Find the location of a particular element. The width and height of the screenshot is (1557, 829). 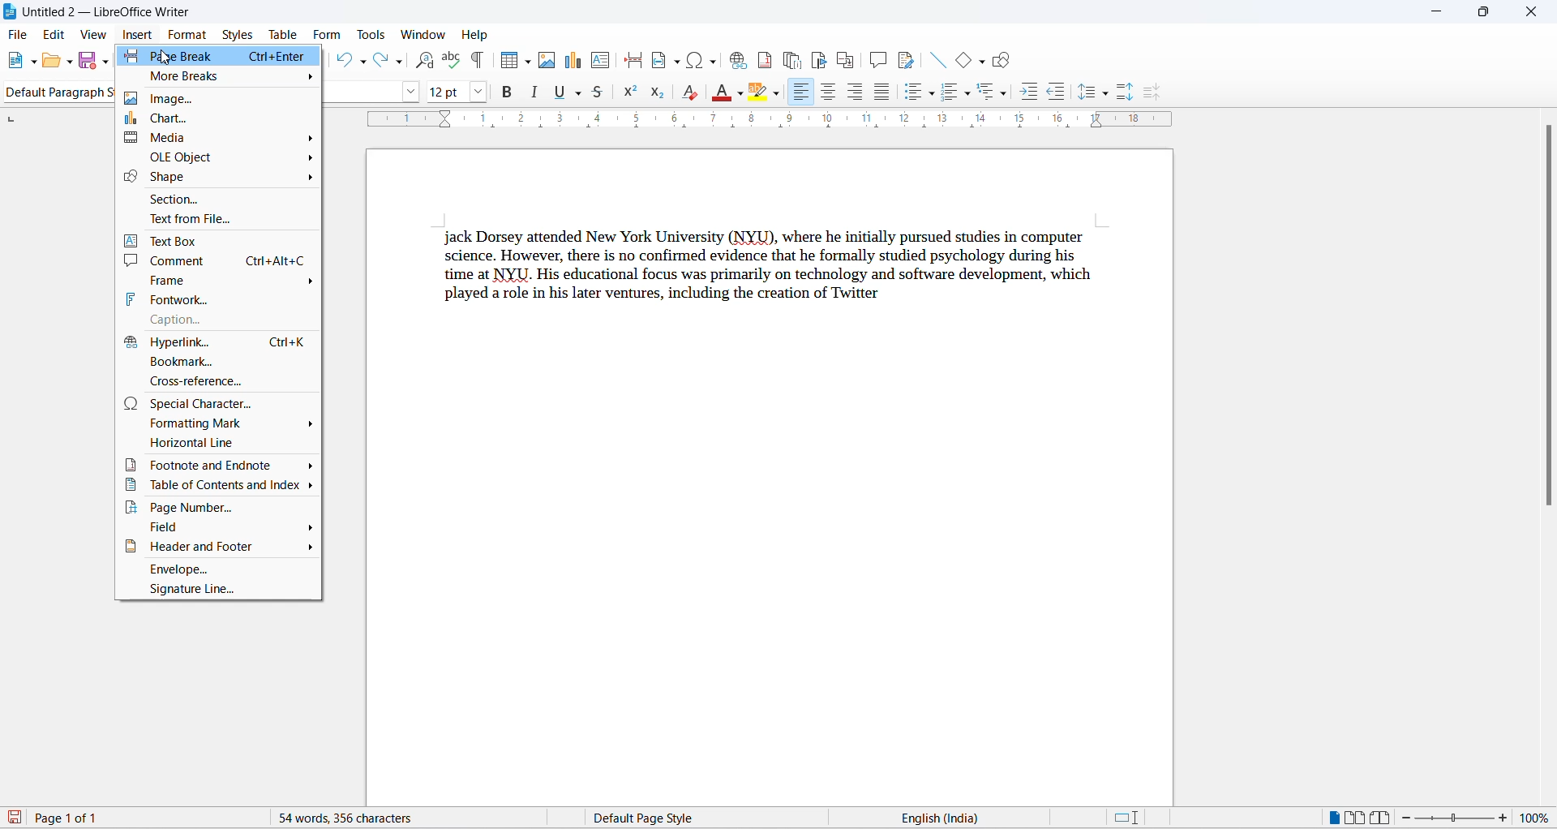

save is located at coordinates (88, 62).